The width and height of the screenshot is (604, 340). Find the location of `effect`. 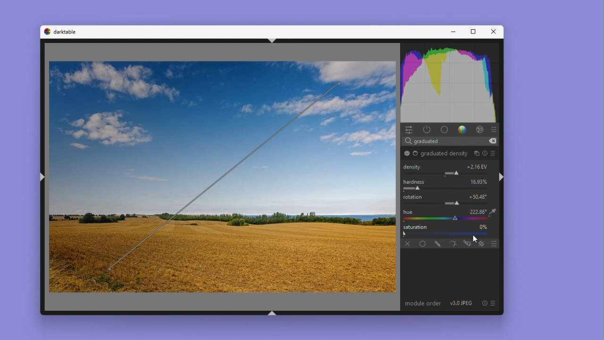

effect is located at coordinates (479, 129).